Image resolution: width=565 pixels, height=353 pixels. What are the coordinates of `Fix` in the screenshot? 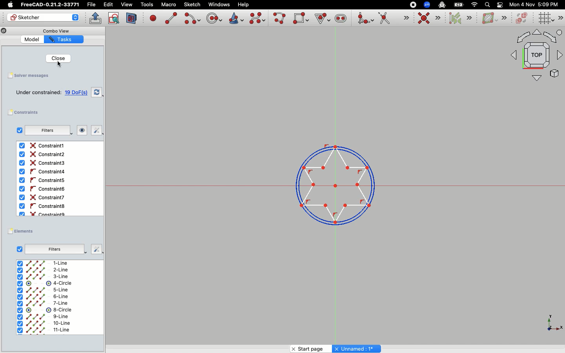 It's located at (94, 249).